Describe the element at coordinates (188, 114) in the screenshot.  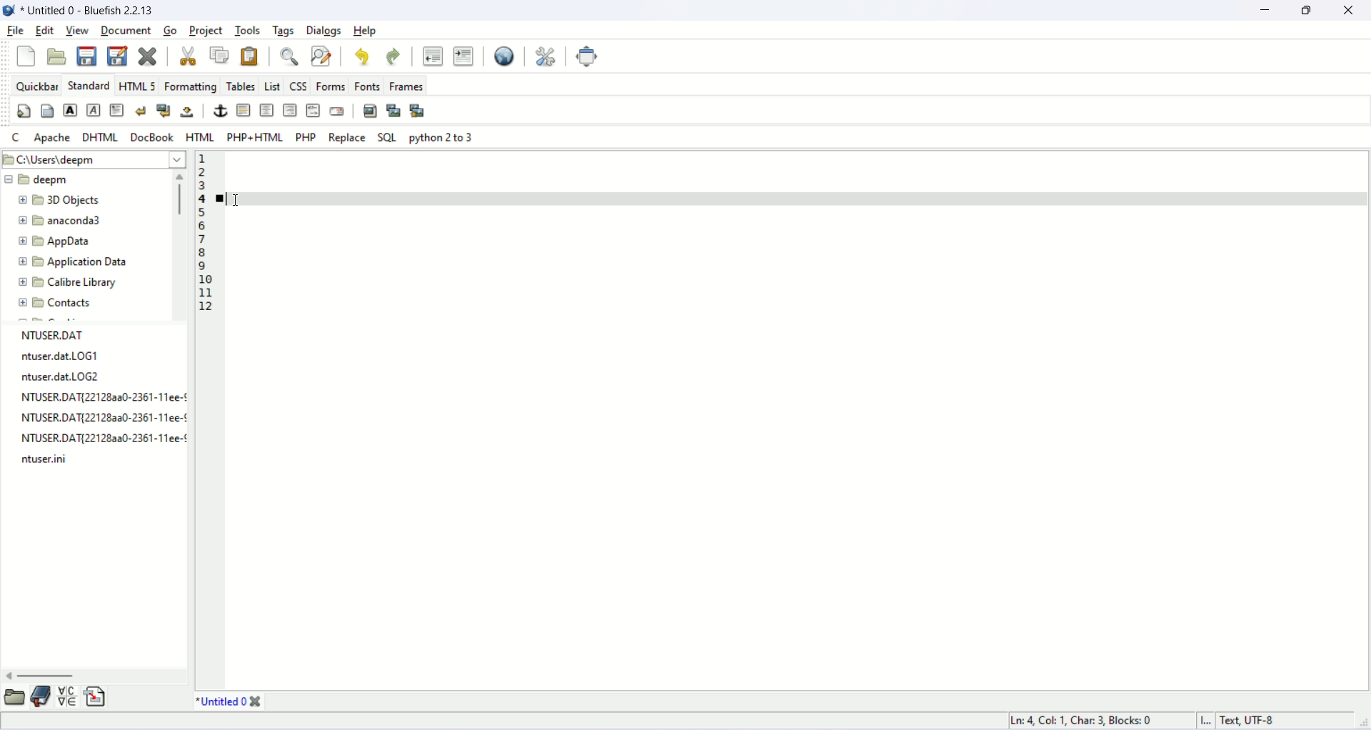
I see `non-breaking space` at that location.